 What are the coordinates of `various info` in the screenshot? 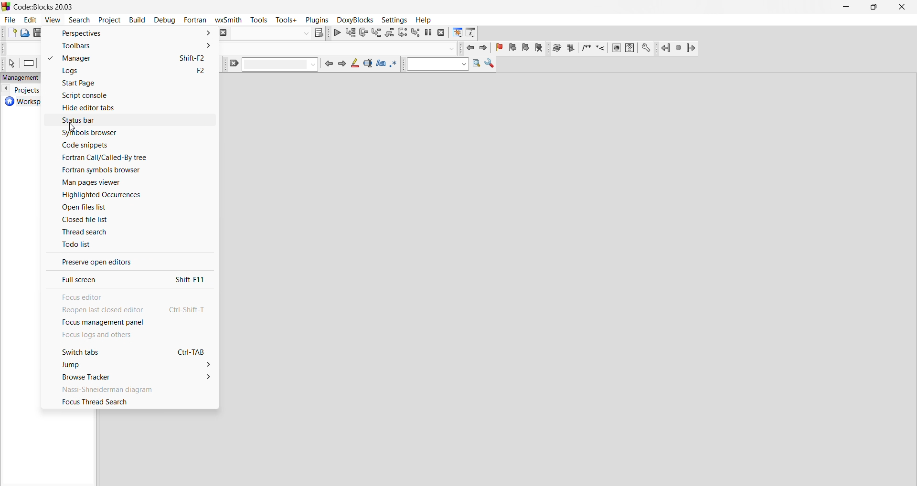 It's located at (471, 33).